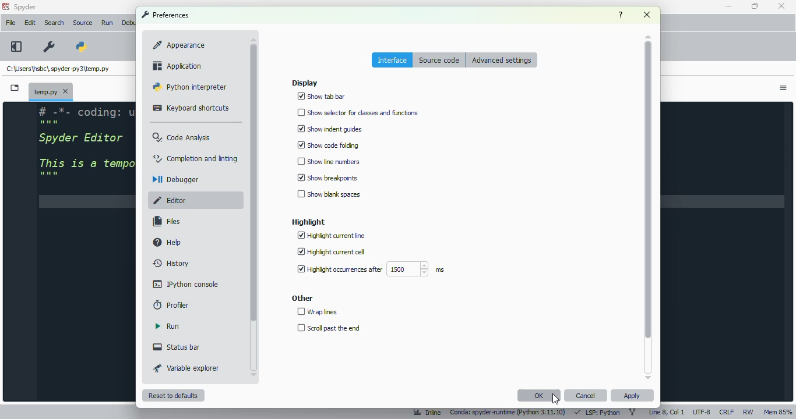 The width and height of the screenshot is (796, 419). Describe the element at coordinates (168, 243) in the screenshot. I see `help` at that location.